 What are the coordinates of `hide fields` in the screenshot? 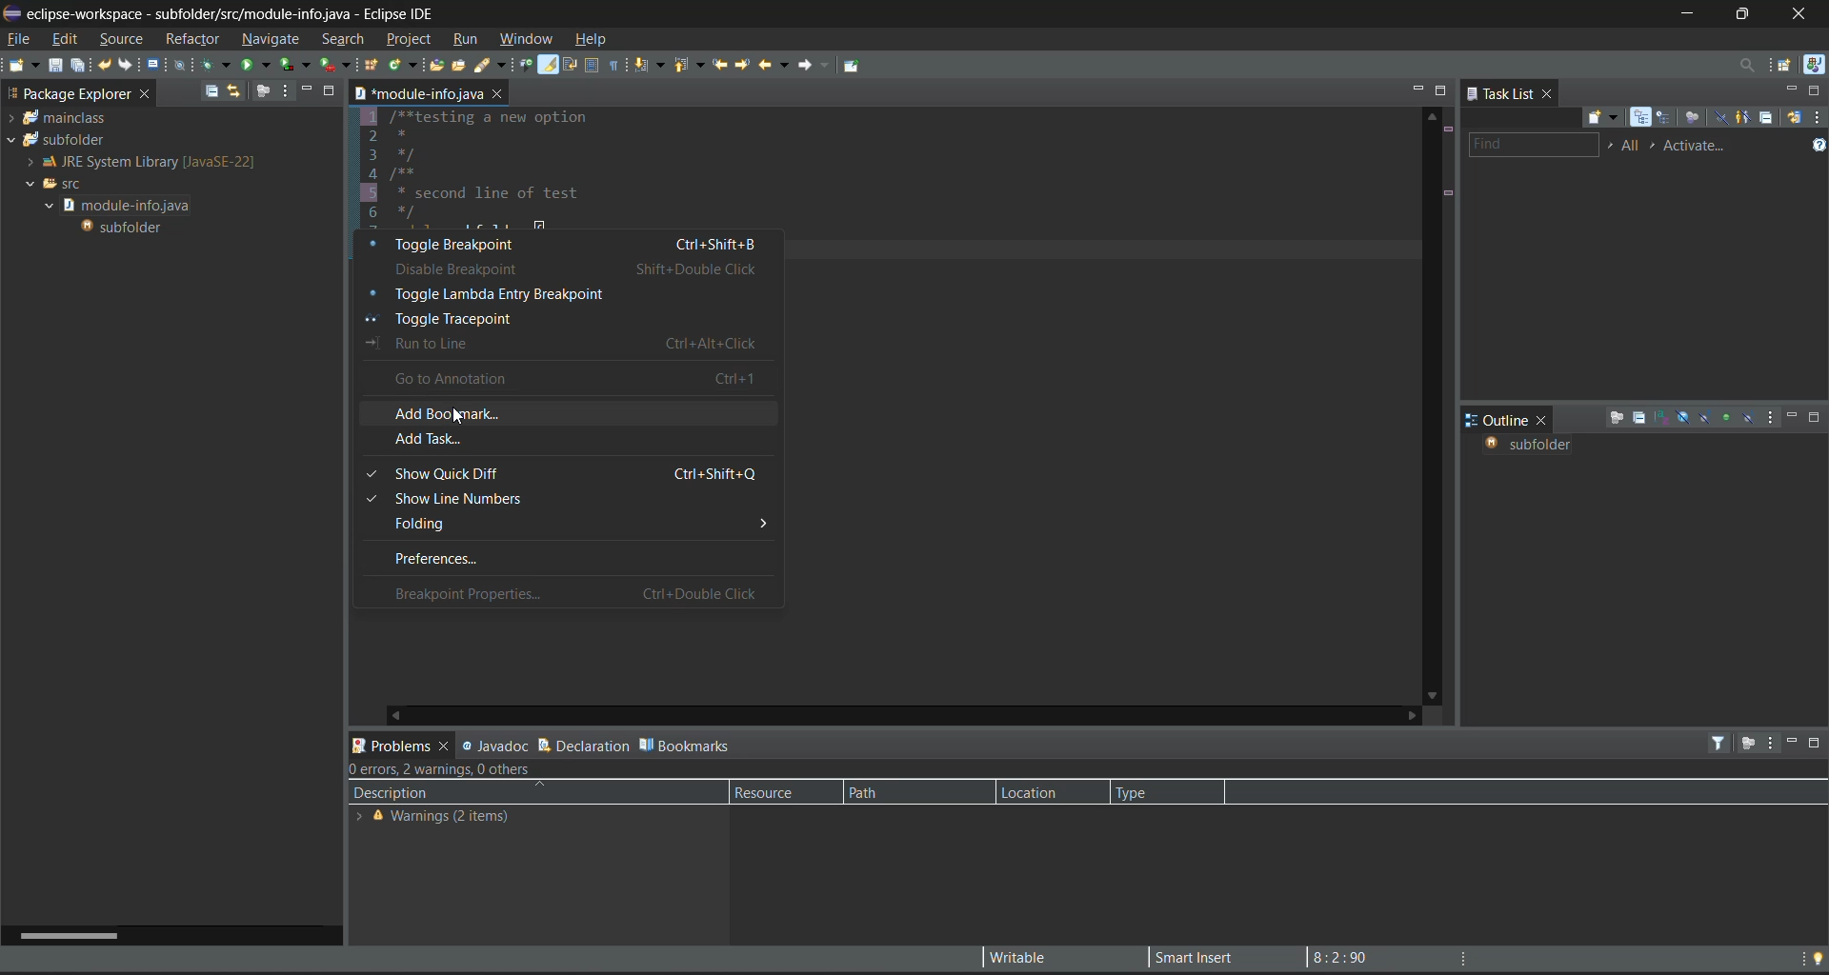 It's located at (1683, 416).